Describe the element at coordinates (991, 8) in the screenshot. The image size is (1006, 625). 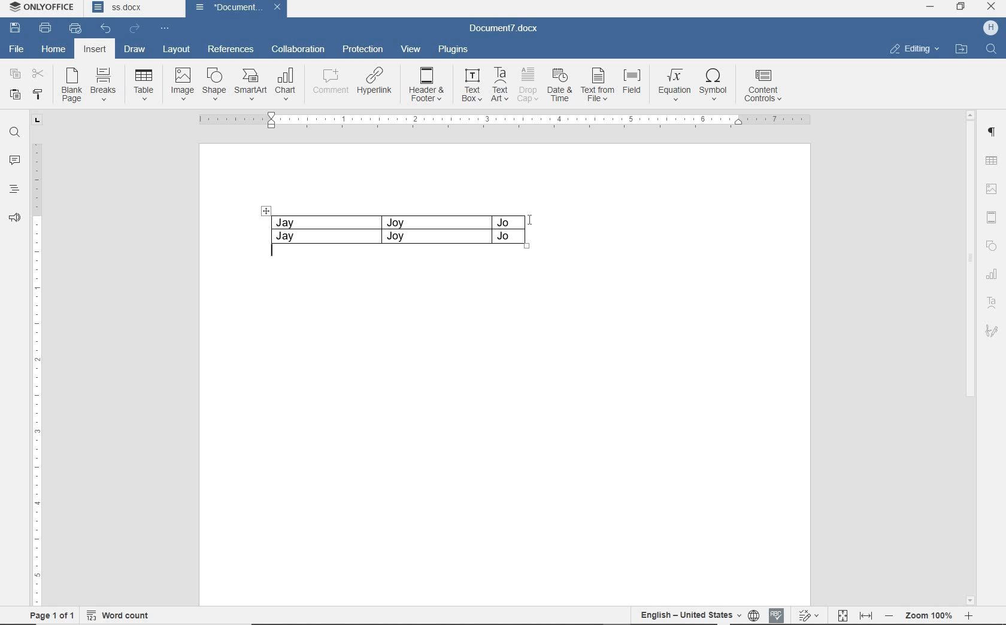
I see `CLOSE` at that location.